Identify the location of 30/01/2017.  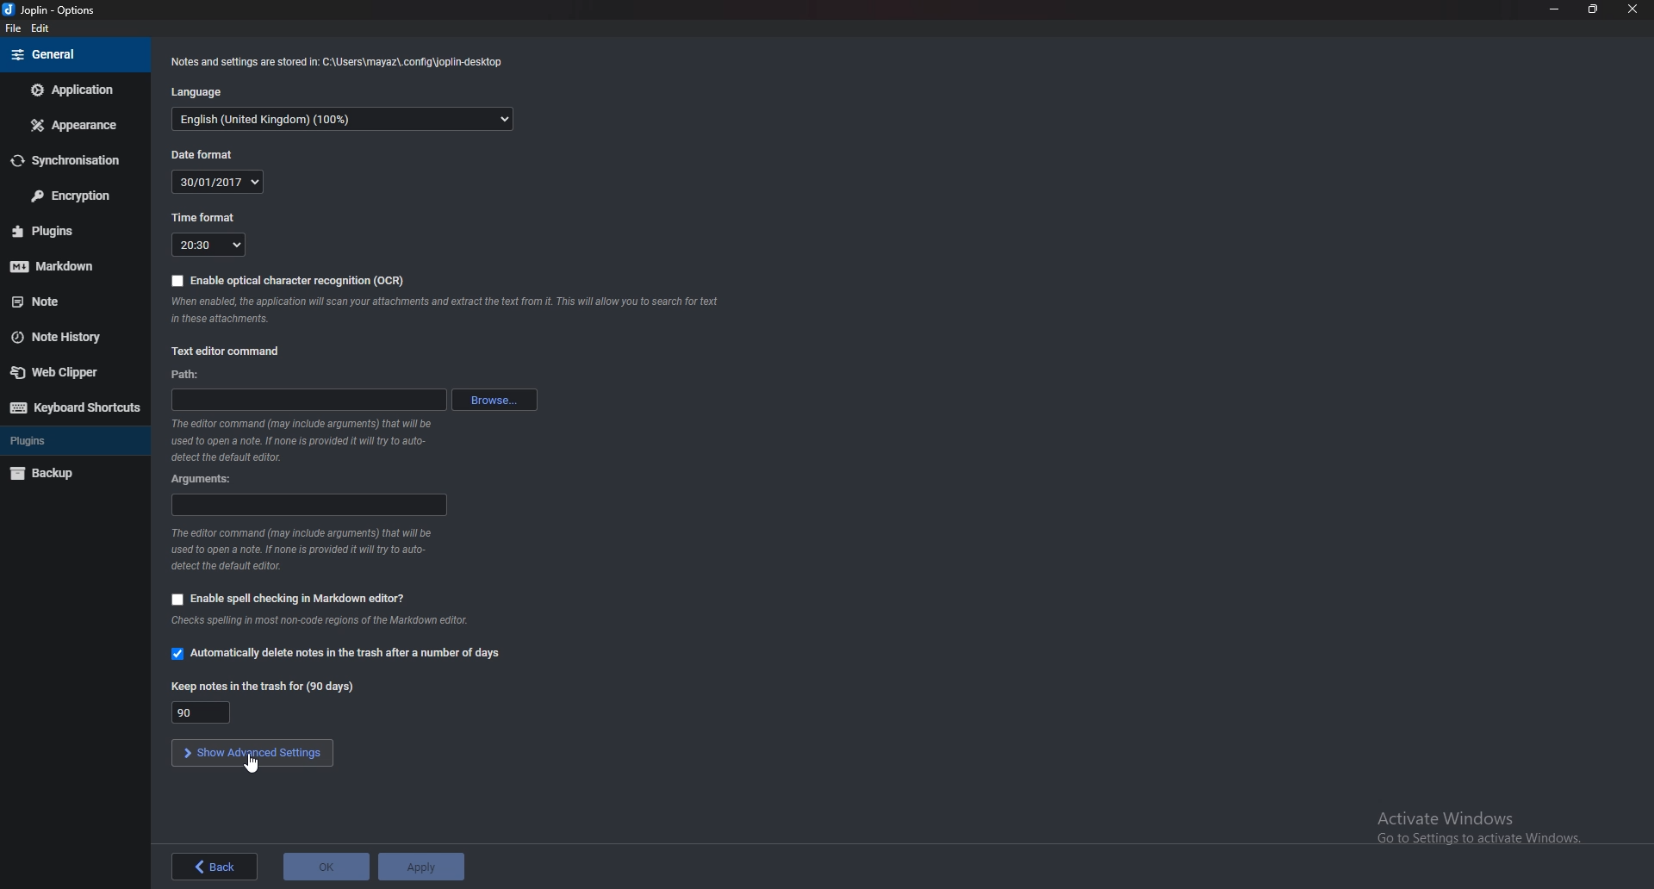
(216, 182).